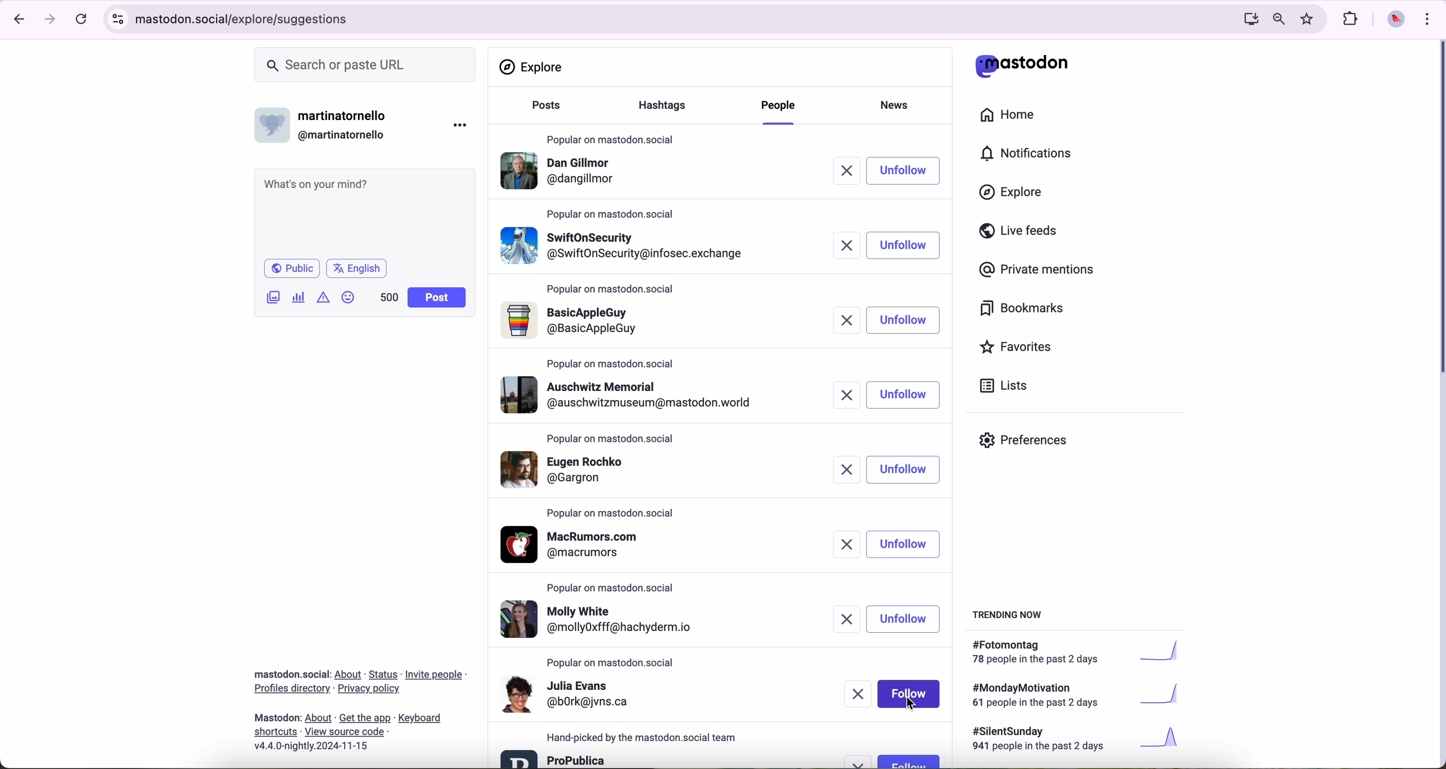  What do you see at coordinates (850, 321) in the screenshot?
I see `remove` at bounding box center [850, 321].